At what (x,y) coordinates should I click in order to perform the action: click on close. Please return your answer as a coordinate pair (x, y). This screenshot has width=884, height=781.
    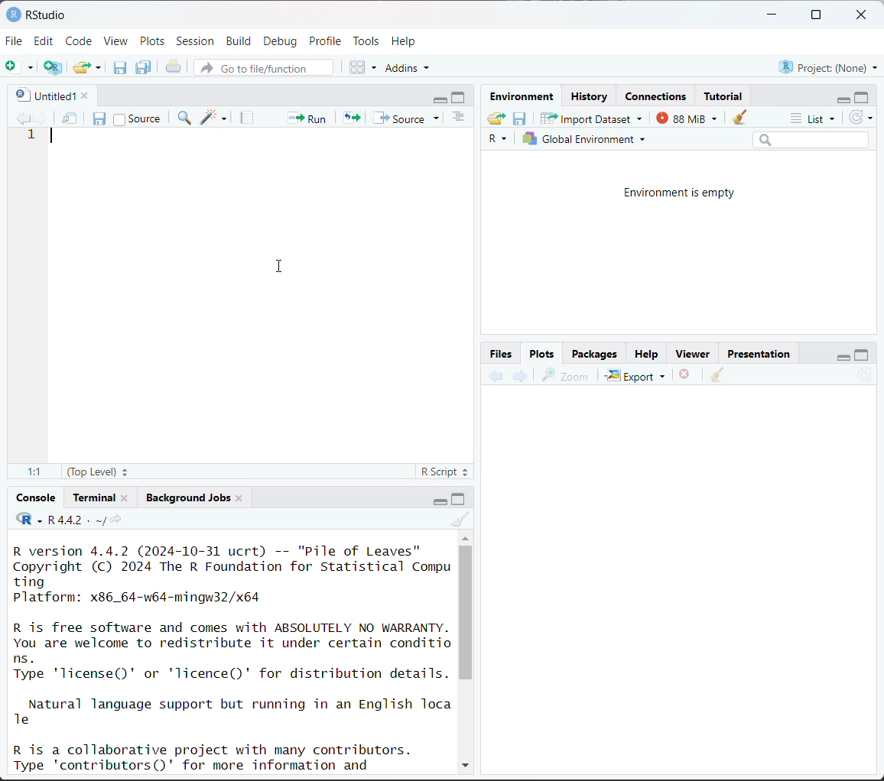
    Looking at the image, I should click on (864, 15).